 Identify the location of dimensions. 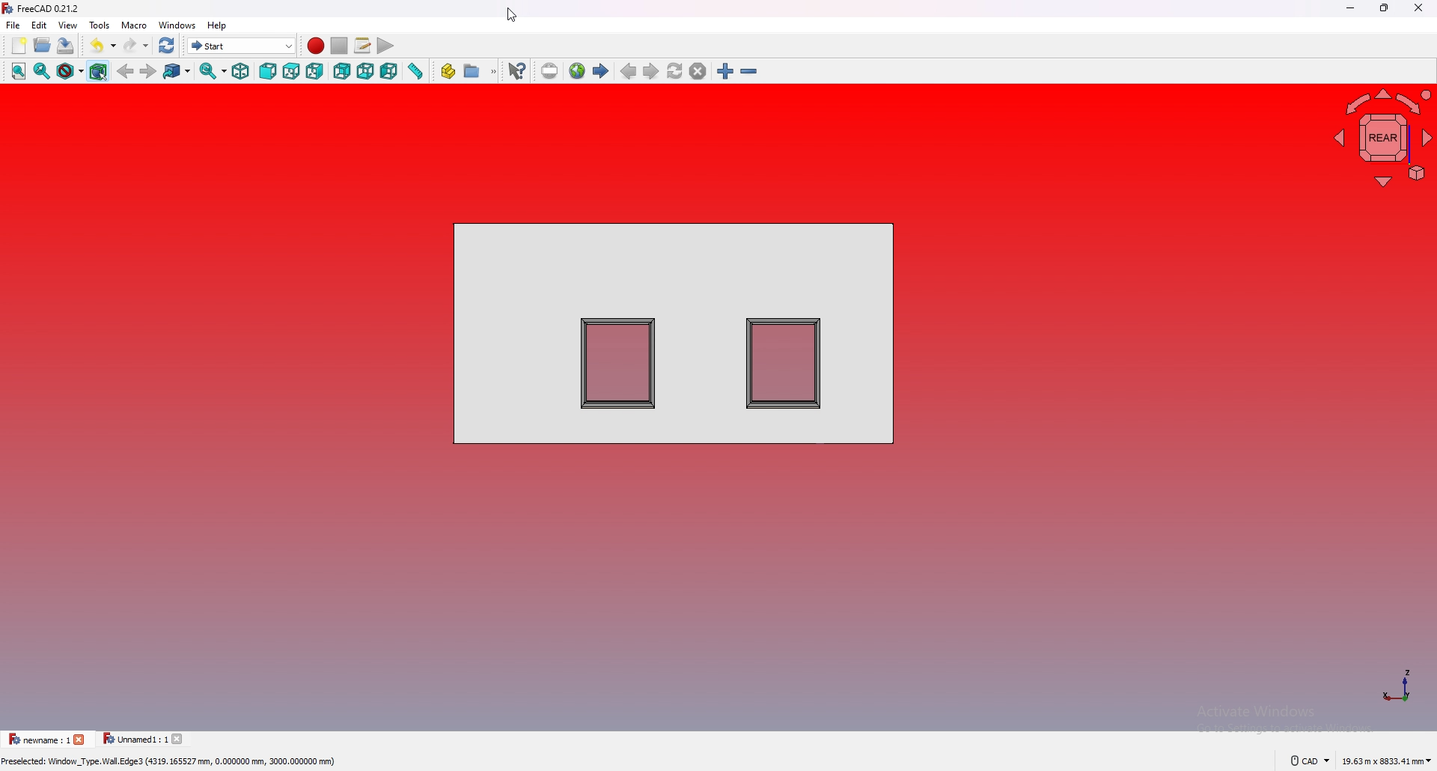
(1387, 762).